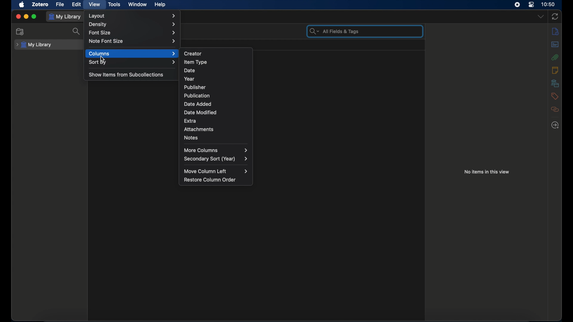 This screenshot has width=573, height=322. What do you see at coordinates (555, 83) in the screenshot?
I see `libraries` at bounding box center [555, 83].